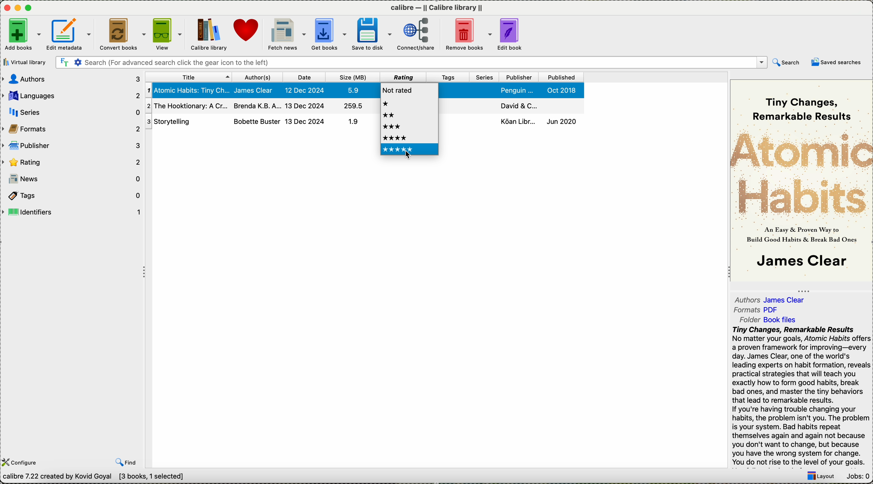 Image resolution: width=873 pixels, height=484 pixels. What do you see at coordinates (18, 7) in the screenshot?
I see `minimize` at bounding box center [18, 7].